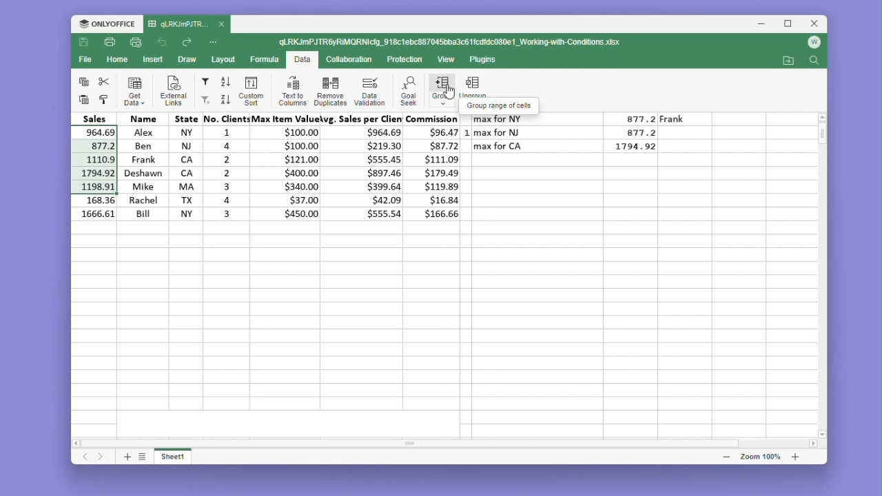  I want to click on Data validation, so click(369, 91).